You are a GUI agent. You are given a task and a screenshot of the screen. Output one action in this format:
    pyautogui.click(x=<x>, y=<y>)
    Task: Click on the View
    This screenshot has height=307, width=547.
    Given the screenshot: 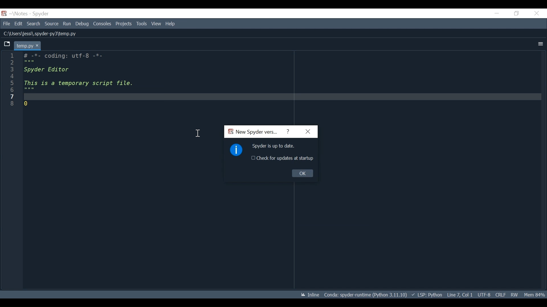 What is the action you would take?
    pyautogui.click(x=156, y=24)
    